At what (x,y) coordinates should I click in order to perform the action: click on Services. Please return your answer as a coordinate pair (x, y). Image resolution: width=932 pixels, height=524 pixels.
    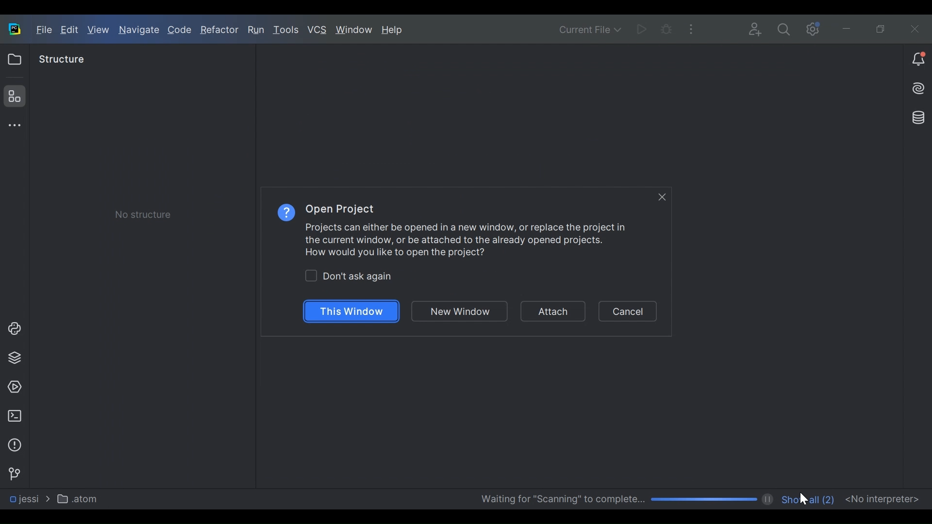
    Looking at the image, I should click on (14, 388).